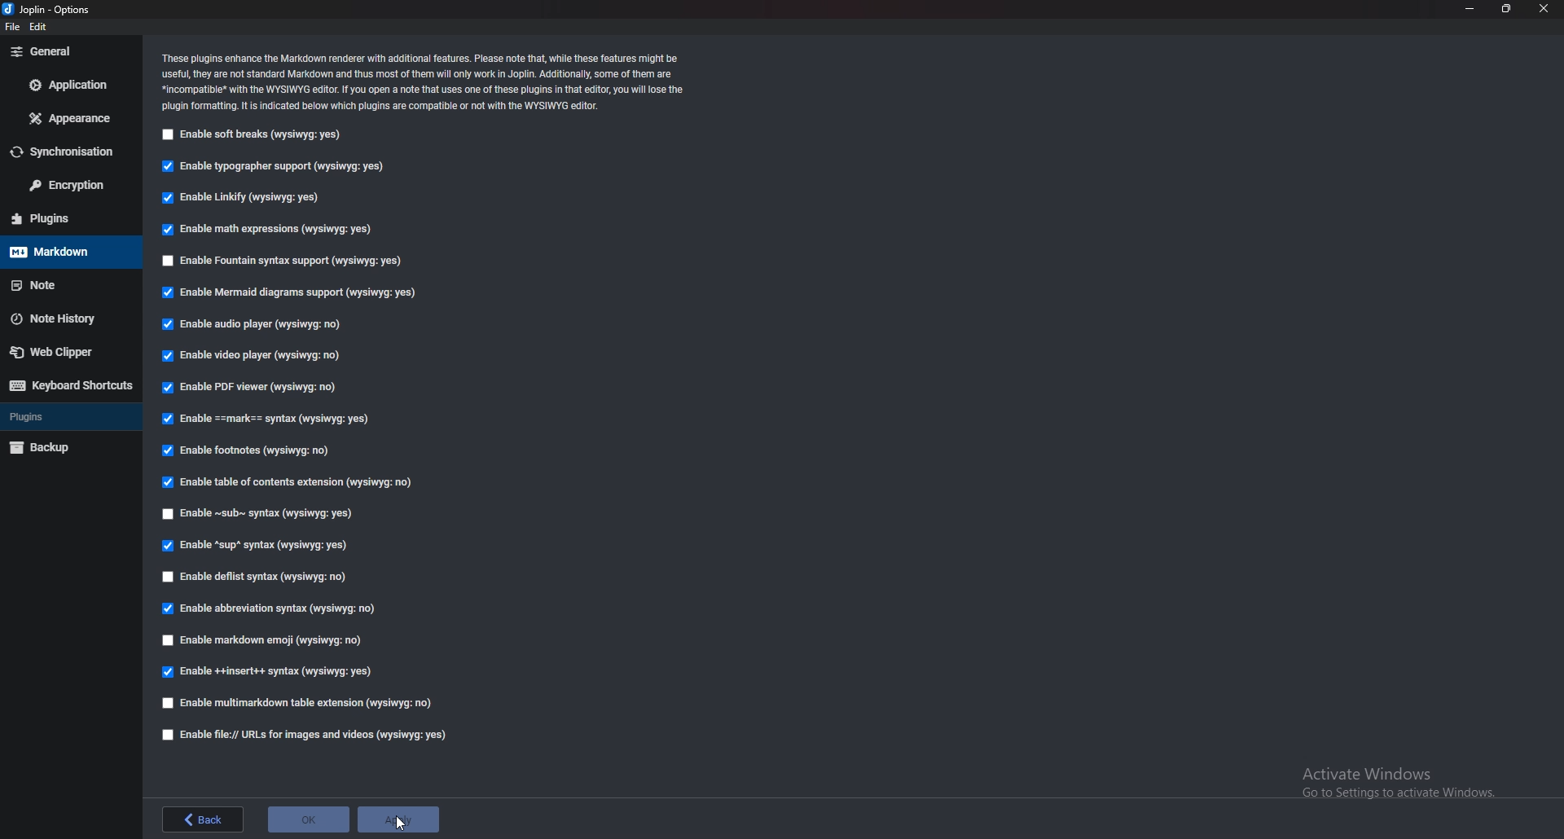 The height and width of the screenshot is (839, 1564). What do you see at coordinates (253, 324) in the screenshot?
I see `` at bounding box center [253, 324].